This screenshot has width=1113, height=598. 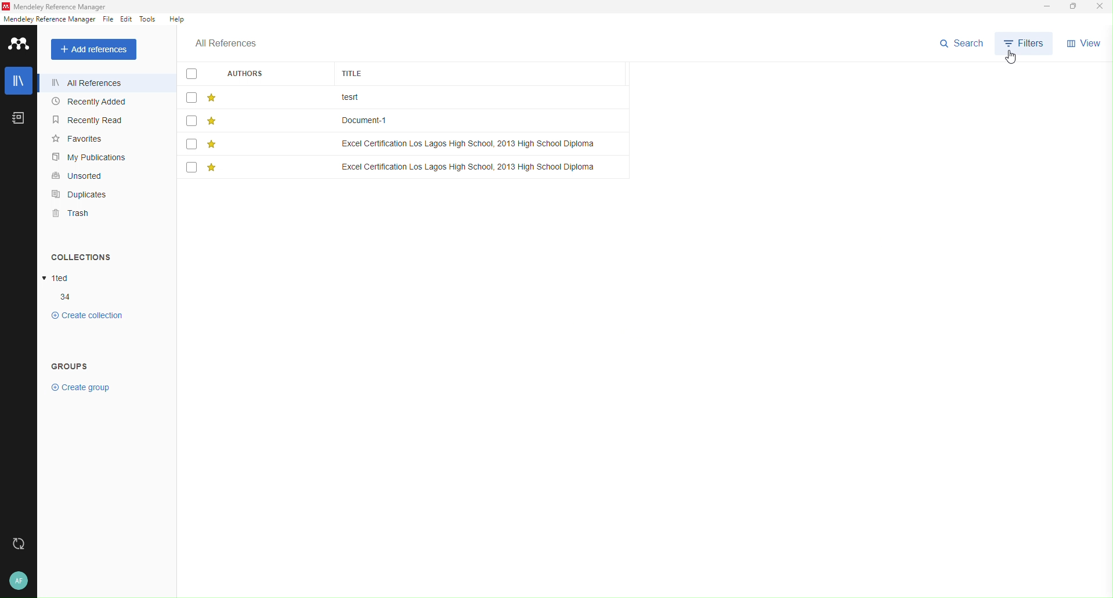 What do you see at coordinates (64, 6) in the screenshot?
I see `Mendeley Reference Manager` at bounding box center [64, 6].